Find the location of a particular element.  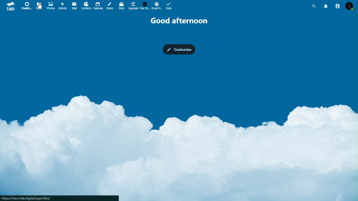

Activity is located at coordinates (63, 6).